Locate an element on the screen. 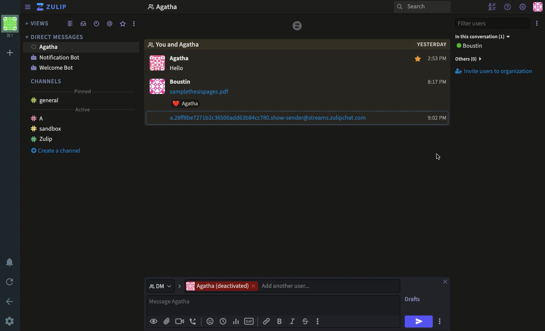  Help is located at coordinates (509, 8).